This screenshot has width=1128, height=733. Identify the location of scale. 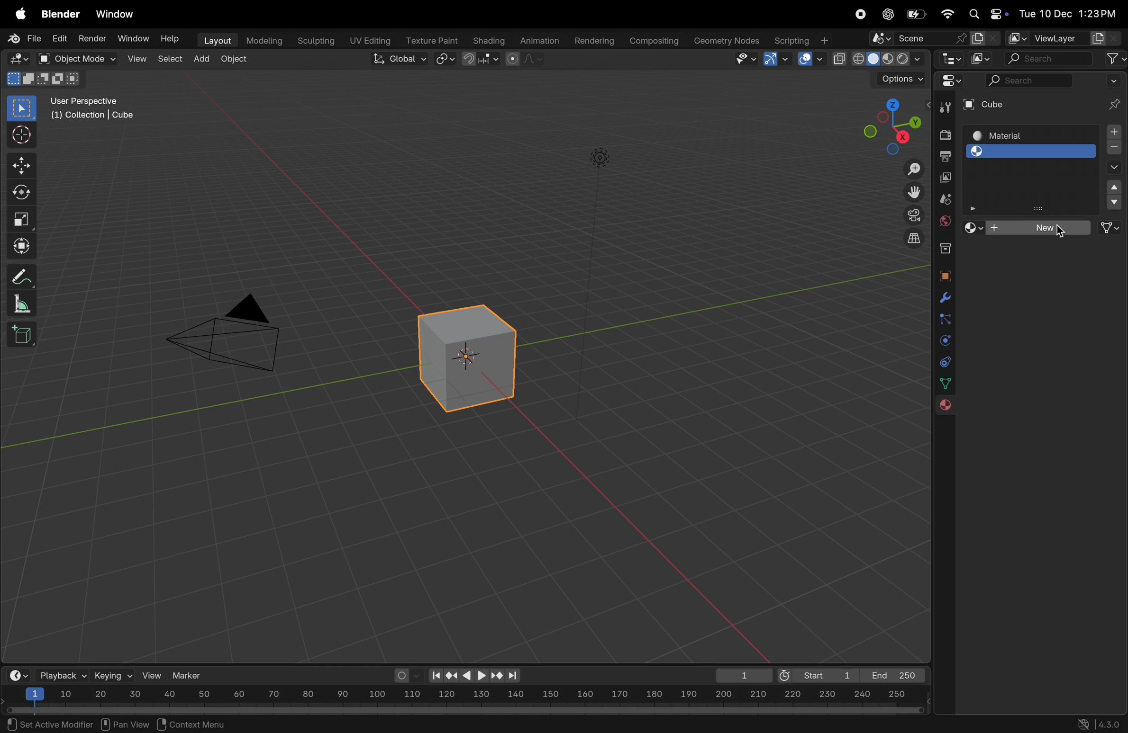
(18, 304).